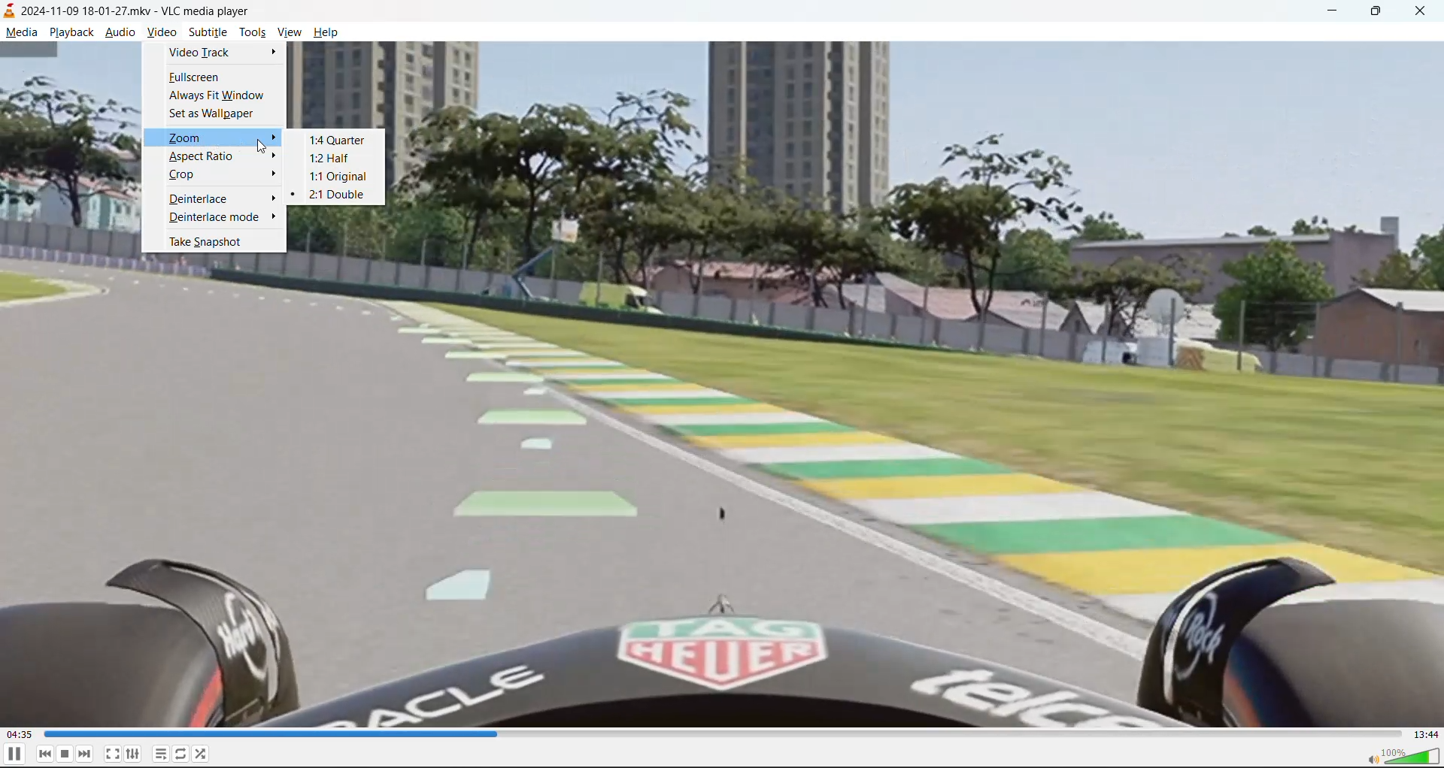 This screenshot has width=1444, height=768. Describe the element at coordinates (1424, 11) in the screenshot. I see `close` at that location.